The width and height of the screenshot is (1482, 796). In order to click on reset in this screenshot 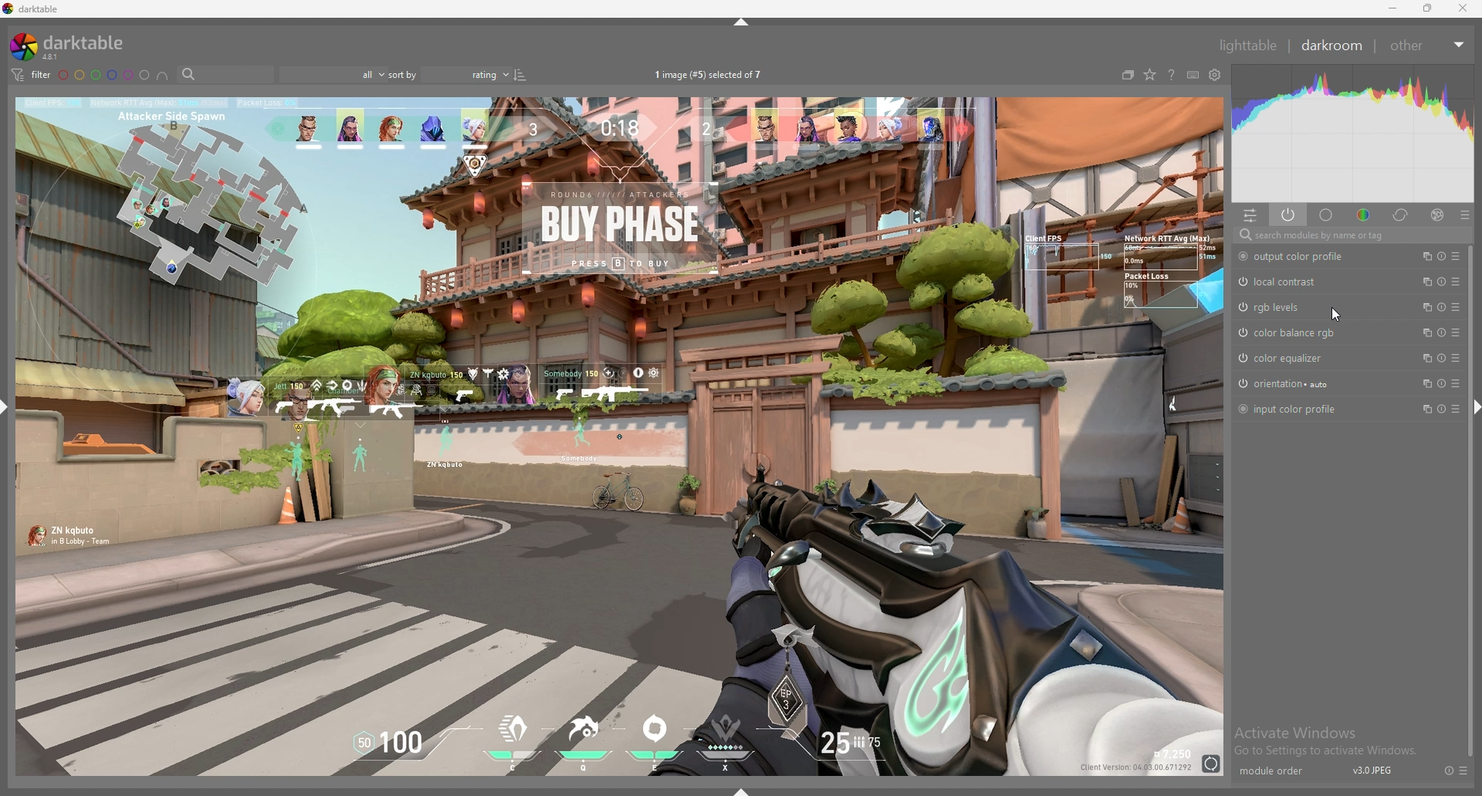, I will do `click(1440, 332)`.